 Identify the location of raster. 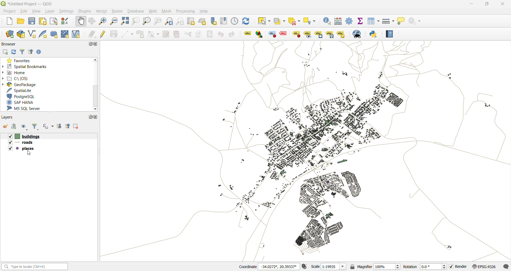
(118, 11).